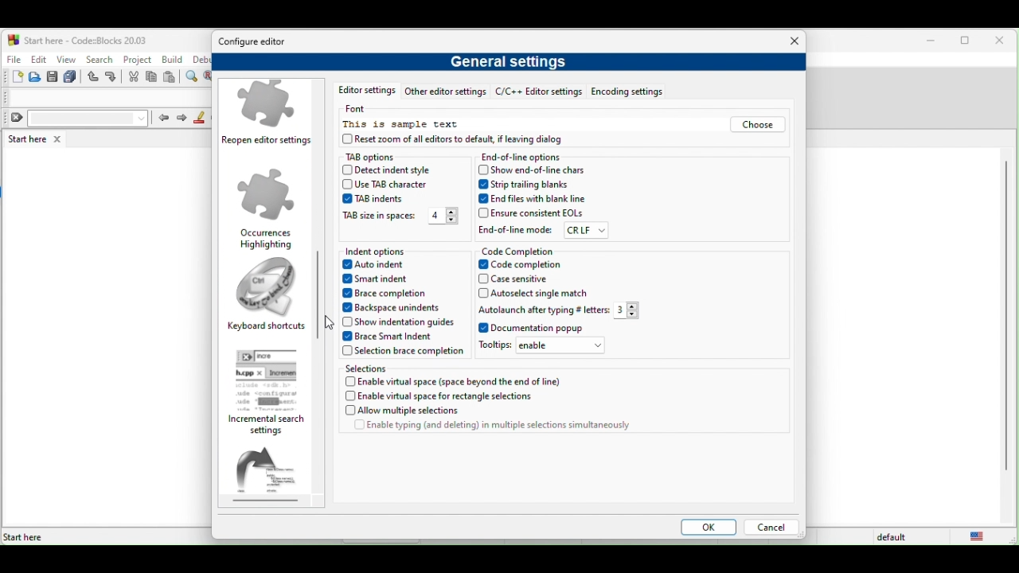 This screenshot has width=1019, height=573. What do you see at coordinates (174, 60) in the screenshot?
I see `build` at bounding box center [174, 60].